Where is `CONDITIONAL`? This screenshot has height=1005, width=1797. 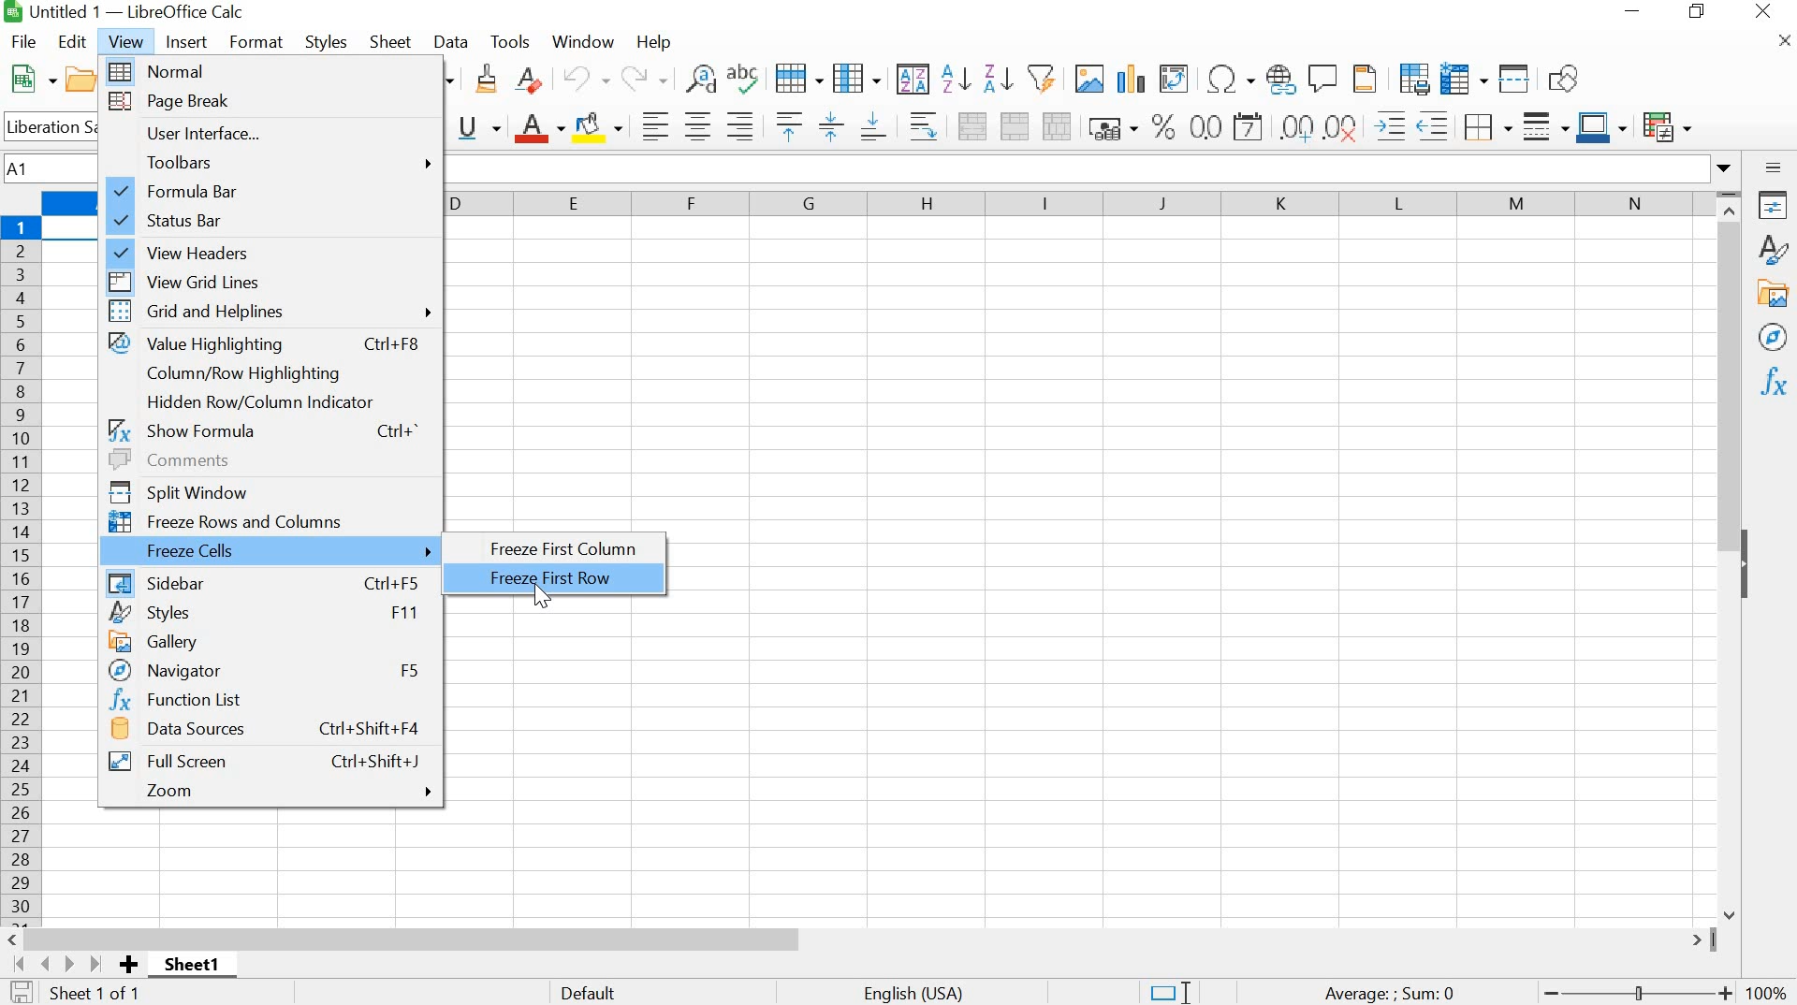
CONDITIONAL is located at coordinates (1672, 124).